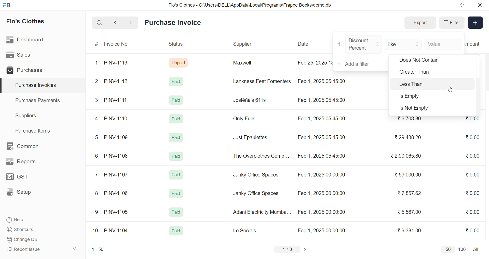 The image size is (489, 259). Describe the element at coordinates (26, 71) in the screenshot. I see `Purchases` at that location.